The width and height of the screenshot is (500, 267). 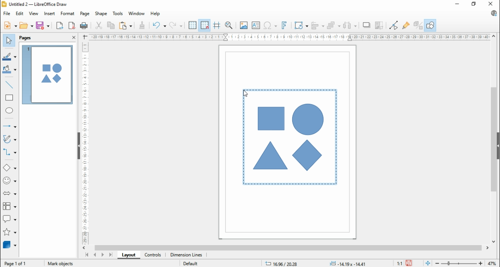 I want to click on transformation, so click(x=301, y=25).